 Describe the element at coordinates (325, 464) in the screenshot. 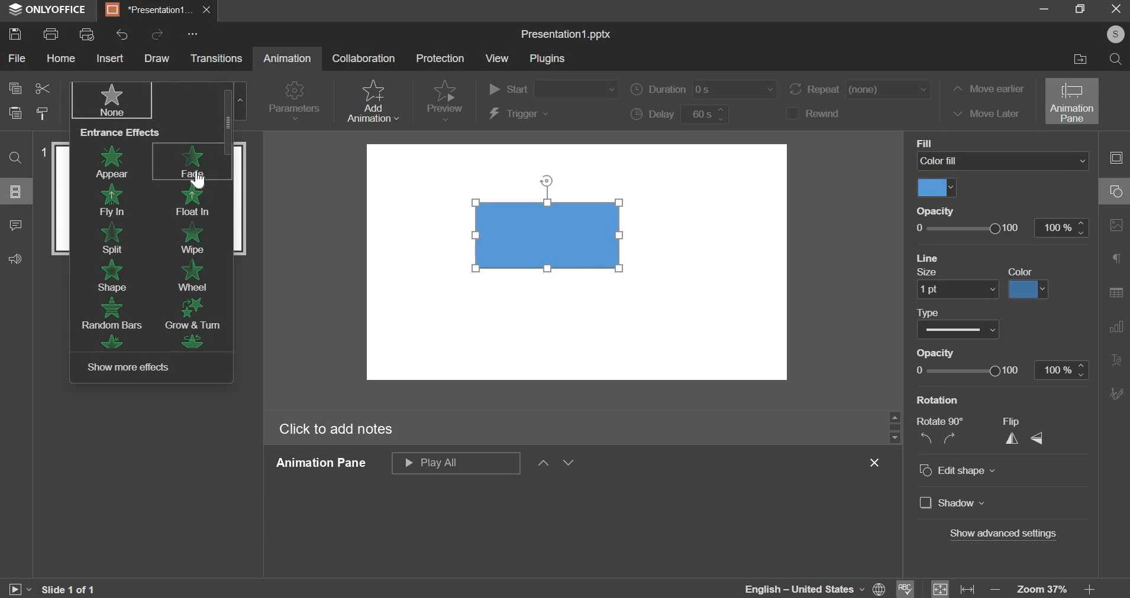

I see `Animation Pane` at that location.